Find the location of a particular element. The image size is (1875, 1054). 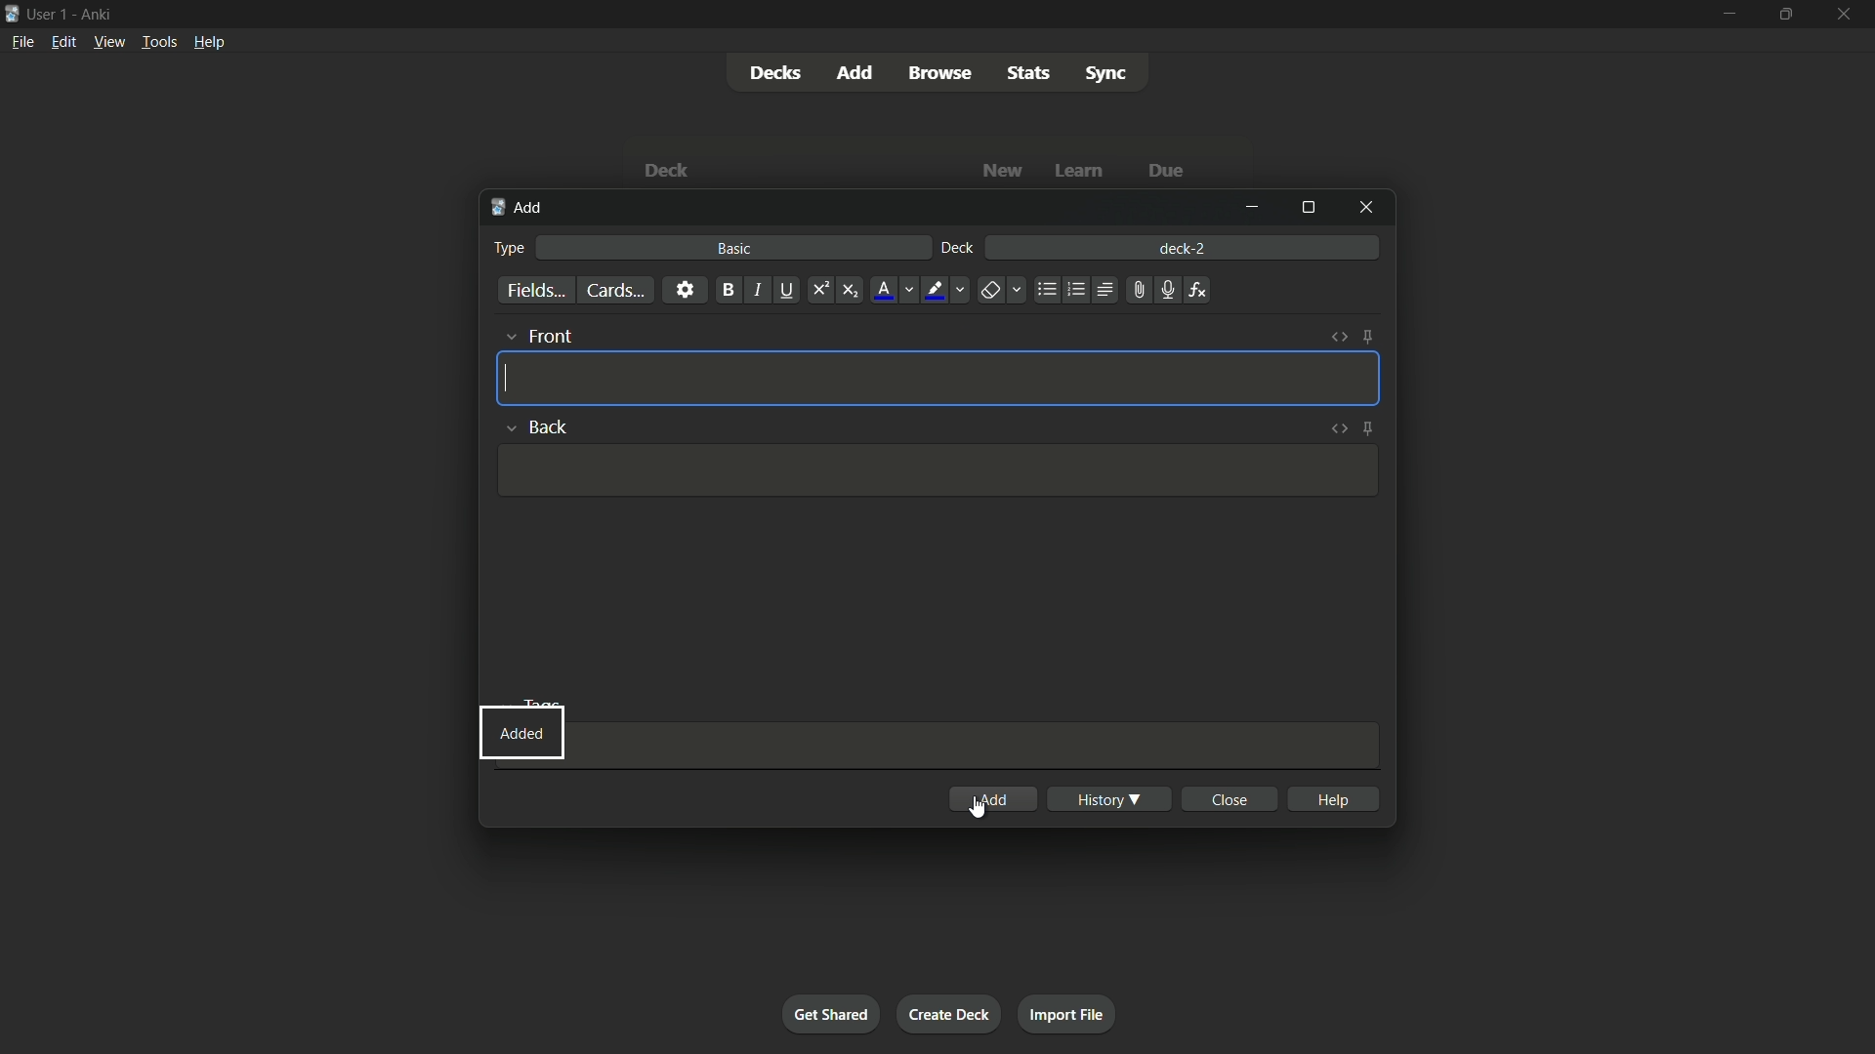

maximize is located at coordinates (1310, 206).